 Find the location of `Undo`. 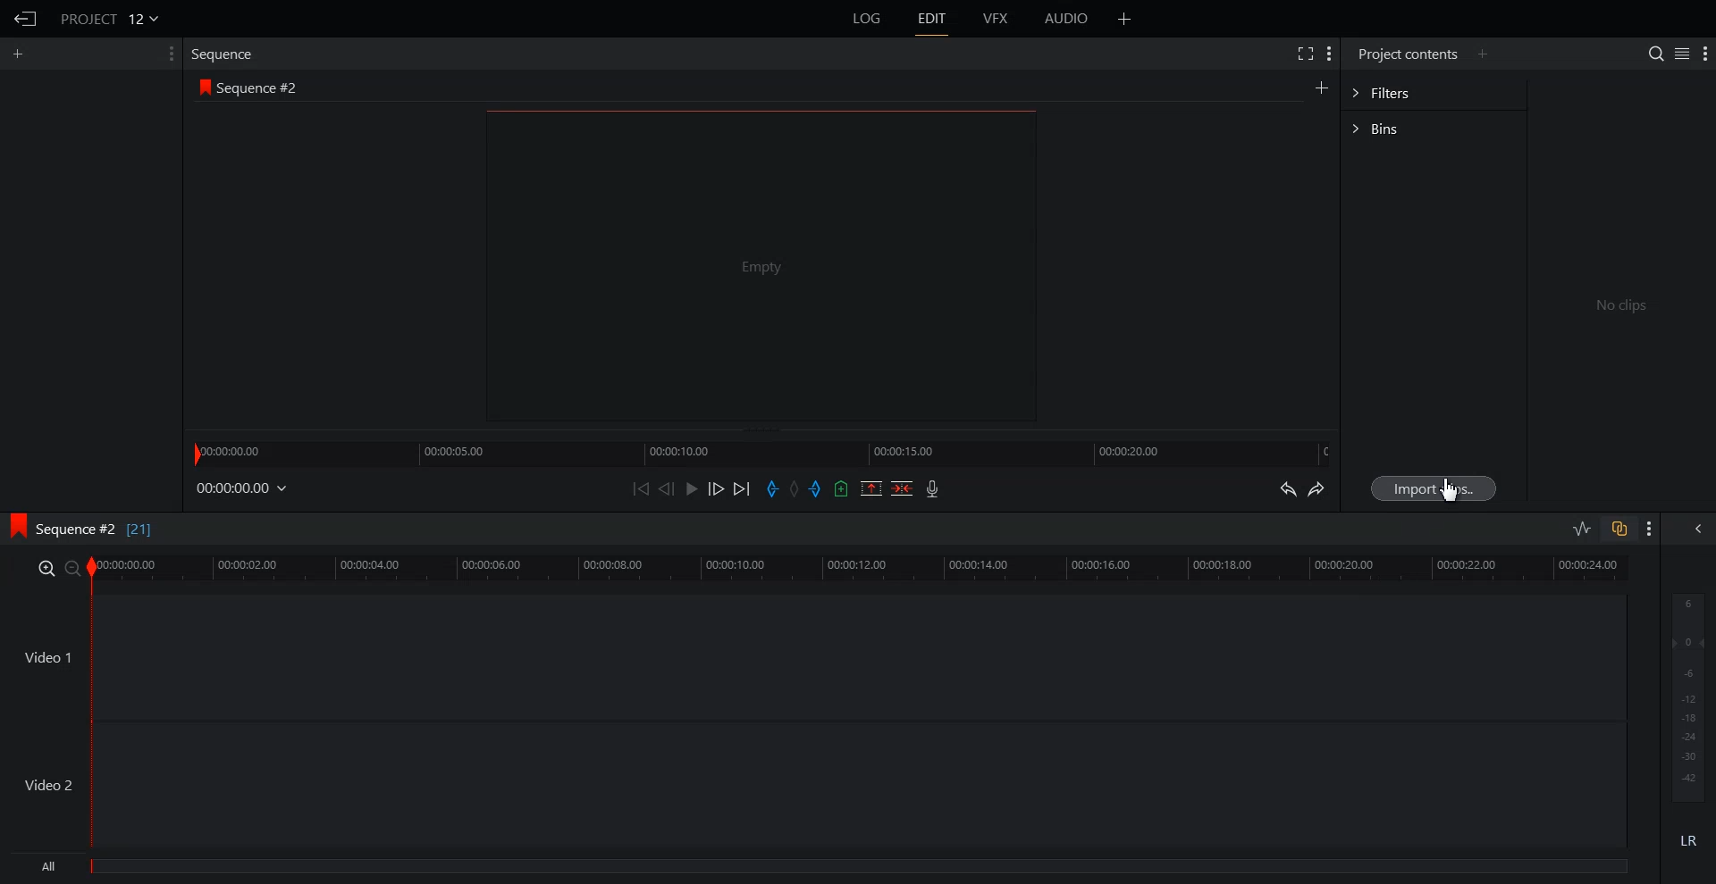

Undo is located at coordinates (1287, 488).